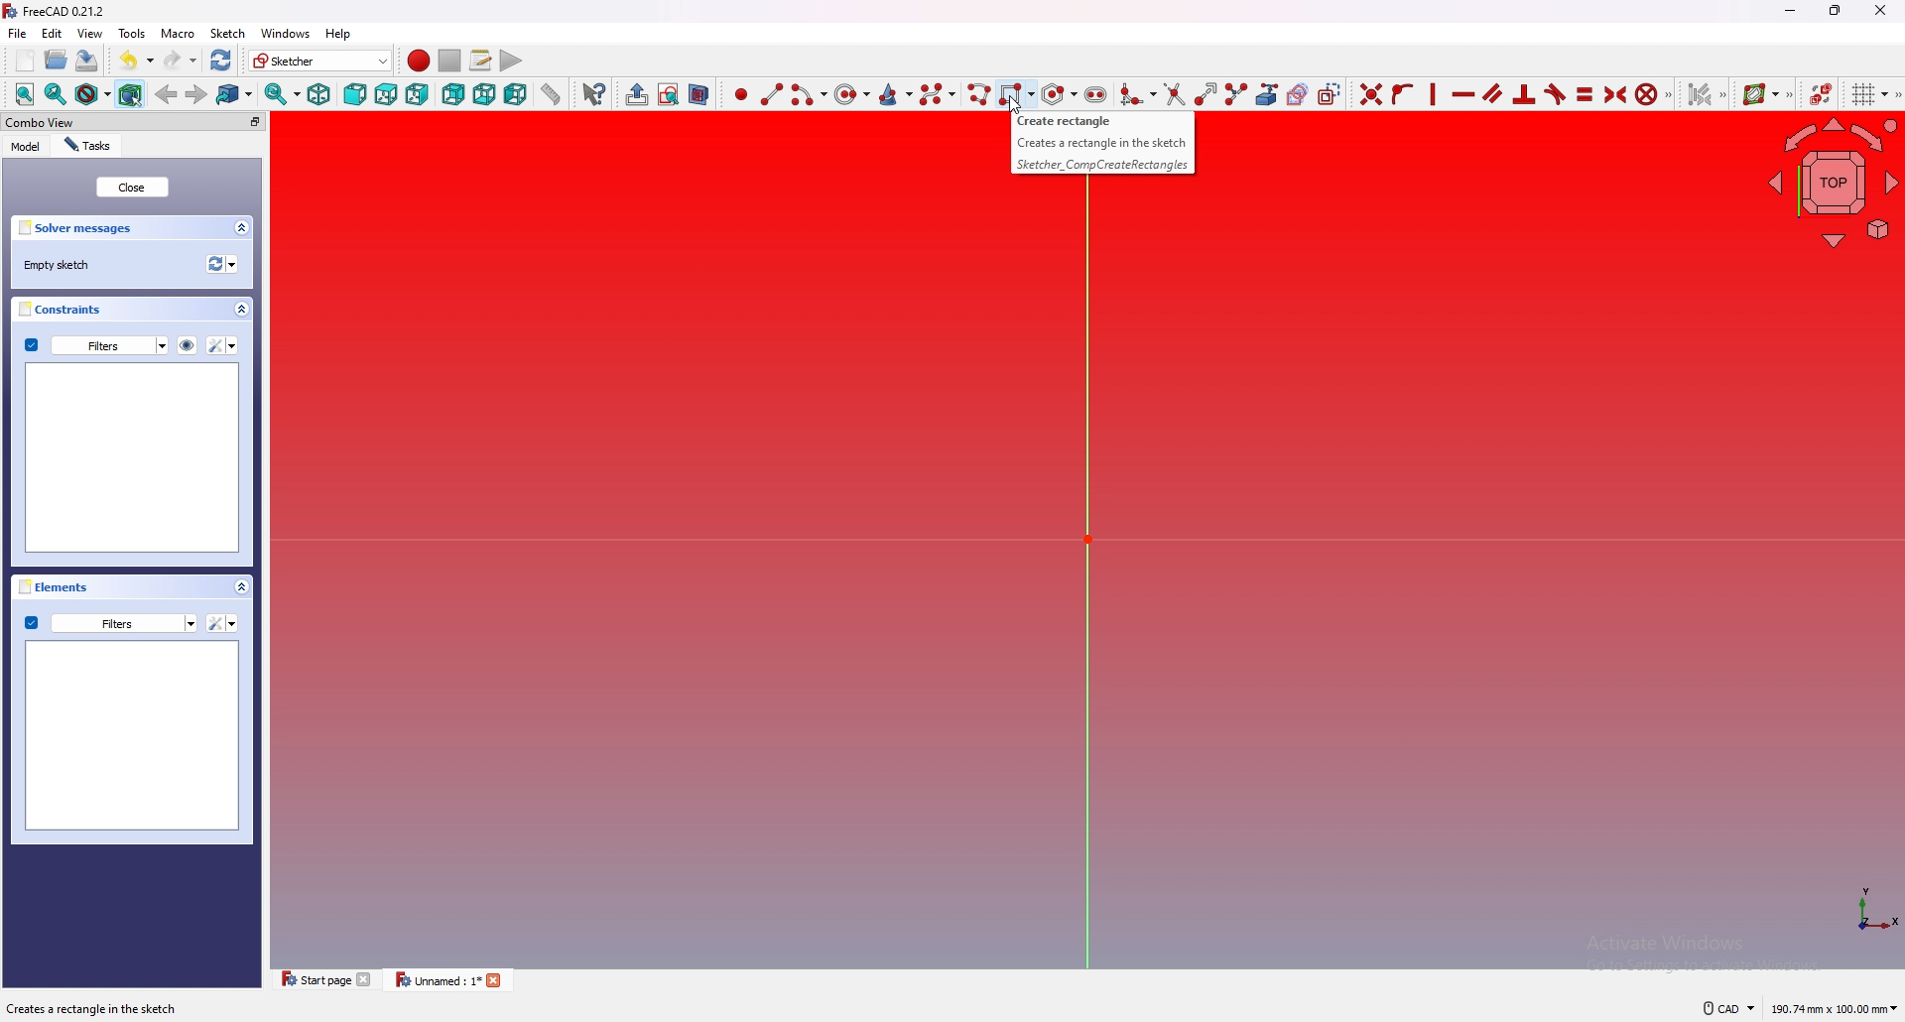  Describe the element at coordinates (1874, 913) in the screenshot. I see `axis` at that location.